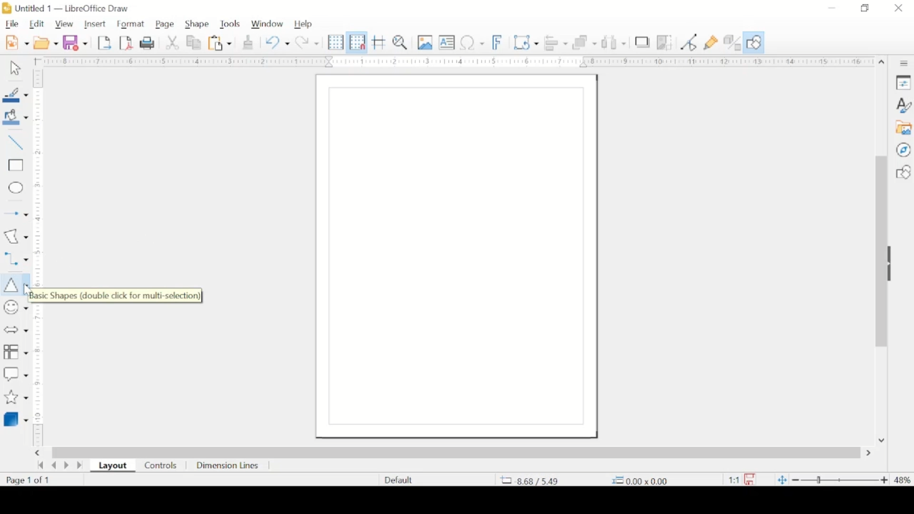  I want to click on scroll up , so click(882, 62).